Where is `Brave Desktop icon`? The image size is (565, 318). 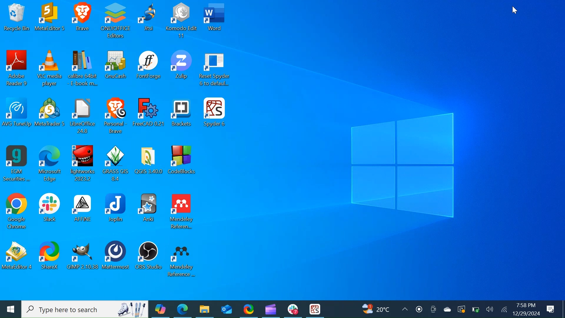 Brave Desktop icon is located at coordinates (83, 20).